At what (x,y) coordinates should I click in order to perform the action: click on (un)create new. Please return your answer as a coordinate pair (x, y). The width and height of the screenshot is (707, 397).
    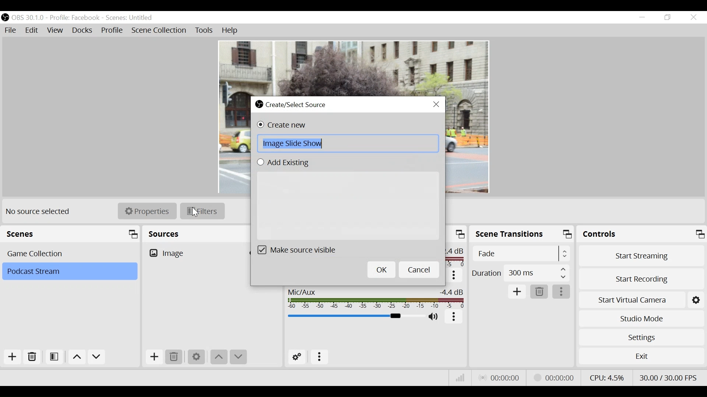
    Looking at the image, I should click on (284, 125).